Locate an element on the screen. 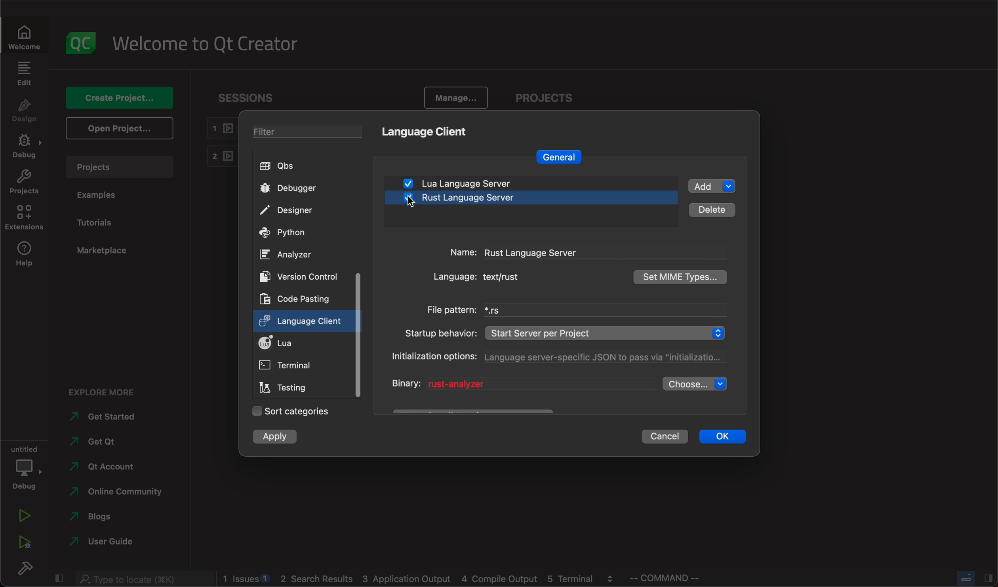 The height and width of the screenshot is (587, 998). choose is located at coordinates (699, 384).